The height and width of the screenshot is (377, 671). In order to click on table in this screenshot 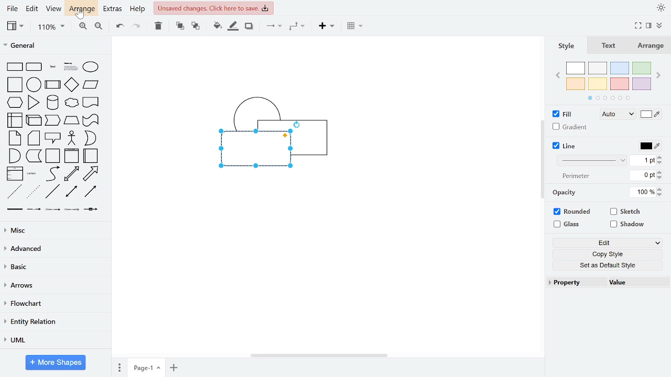, I will do `click(356, 27)`.